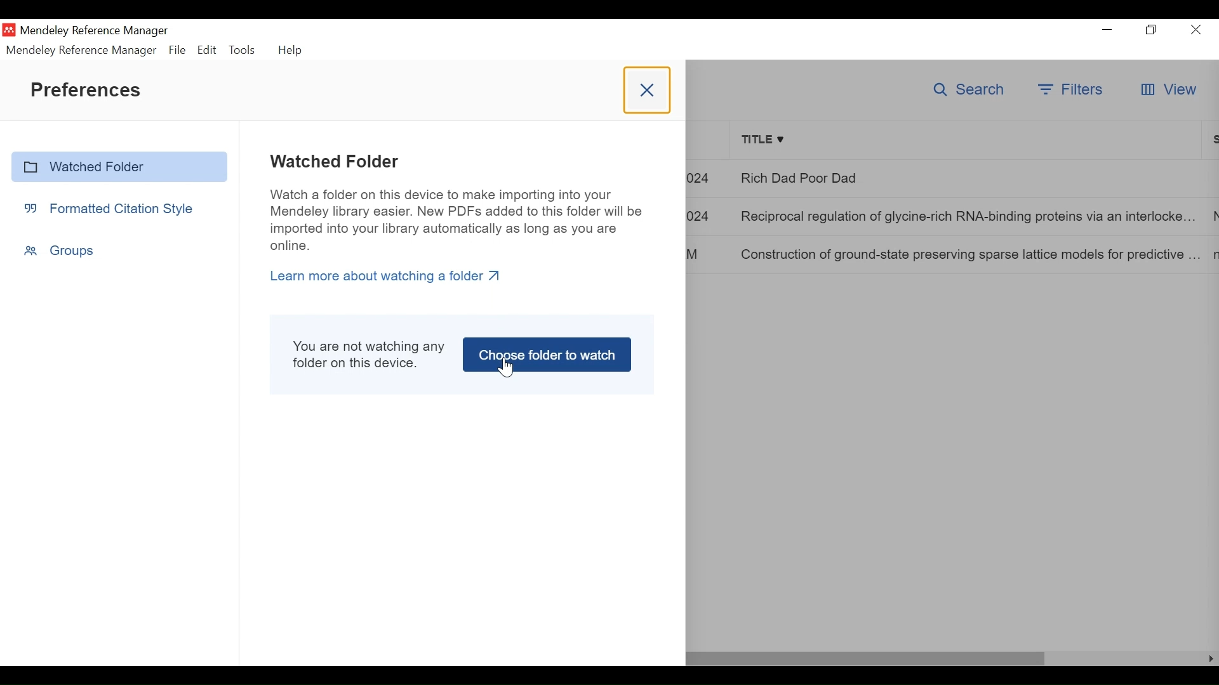  I want to click on Mendeley Reference Manager, so click(83, 51).